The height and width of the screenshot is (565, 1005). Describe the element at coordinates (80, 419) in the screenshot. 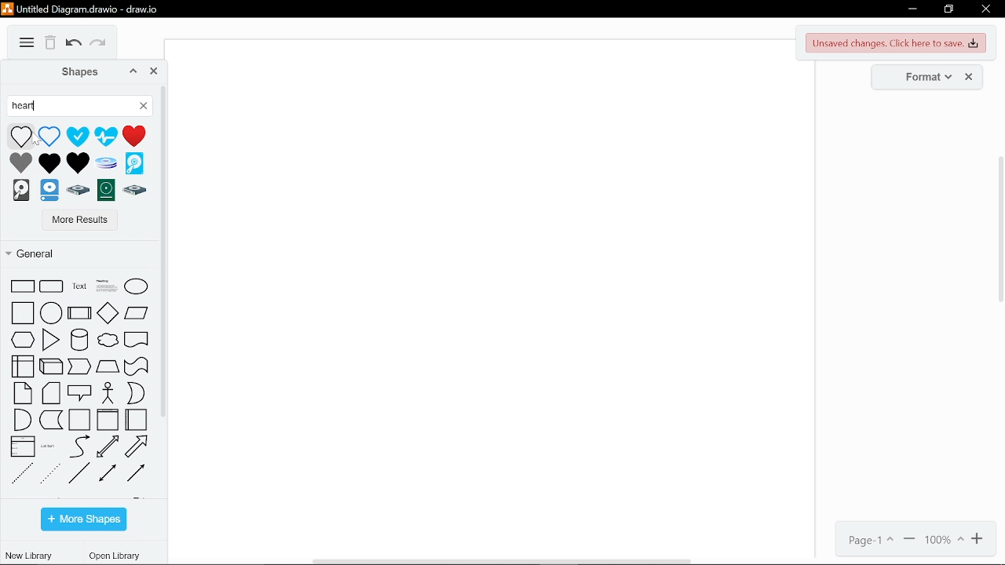

I see `container` at that location.